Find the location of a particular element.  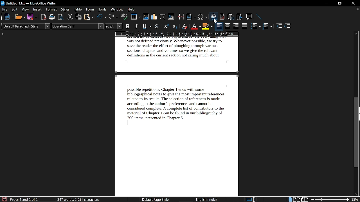

font size is located at coordinates (114, 26).